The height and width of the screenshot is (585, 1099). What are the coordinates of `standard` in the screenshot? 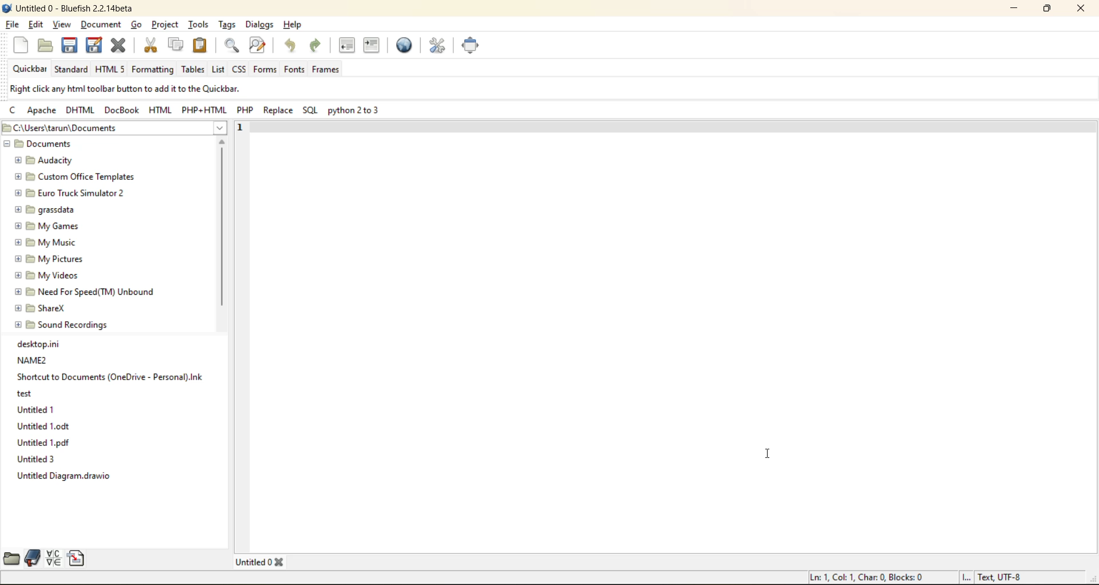 It's located at (72, 71).